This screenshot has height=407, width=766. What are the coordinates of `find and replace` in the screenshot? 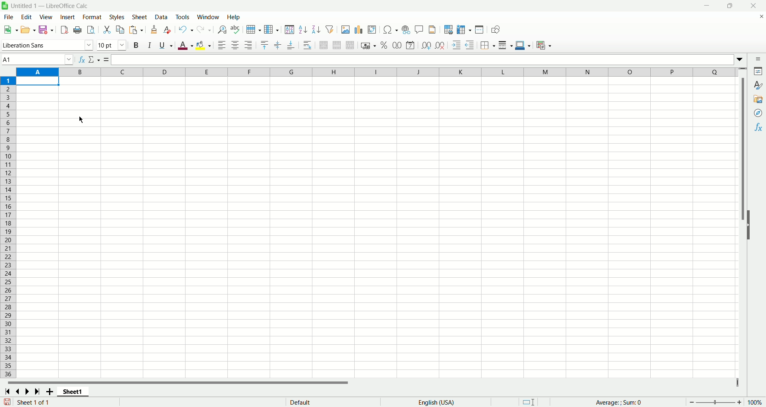 It's located at (221, 30).